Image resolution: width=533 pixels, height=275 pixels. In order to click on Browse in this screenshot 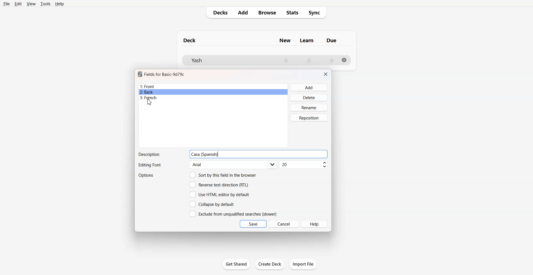, I will do `click(267, 12)`.